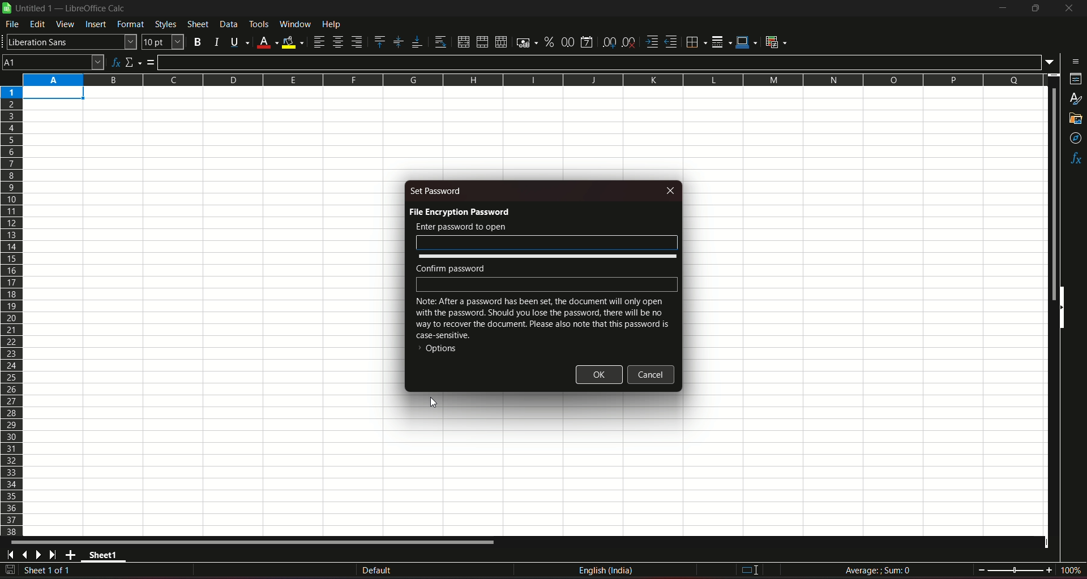 The image size is (1087, 579). I want to click on libreoffice calc logo, so click(7, 8).